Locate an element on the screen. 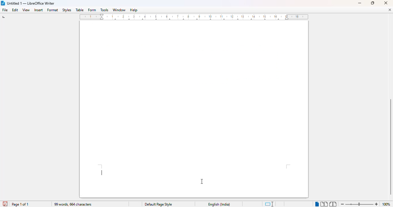 This screenshot has width=393, height=207. 100% (zoom level) is located at coordinates (386, 204).